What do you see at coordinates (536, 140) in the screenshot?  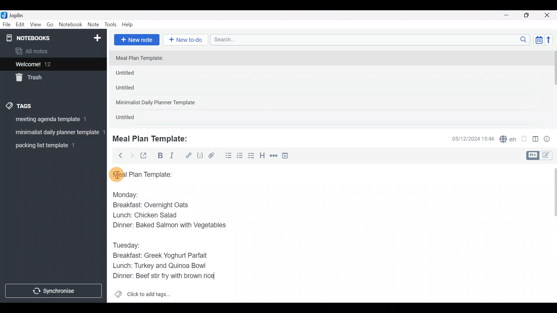 I see `Toggle editor layout` at bounding box center [536, 140].